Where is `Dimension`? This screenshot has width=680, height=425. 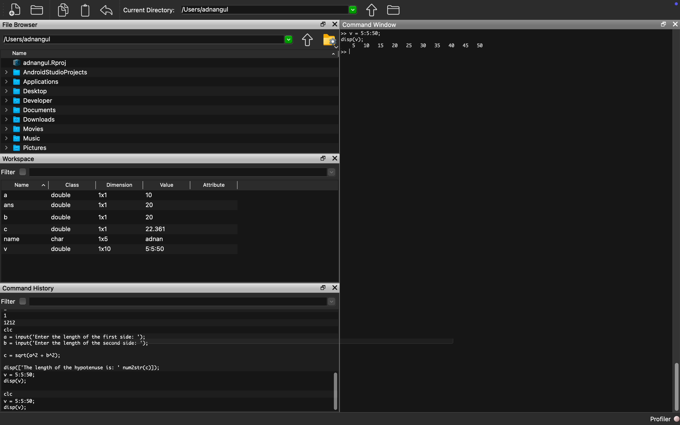
Dimension is located at coordinates (119, 185).